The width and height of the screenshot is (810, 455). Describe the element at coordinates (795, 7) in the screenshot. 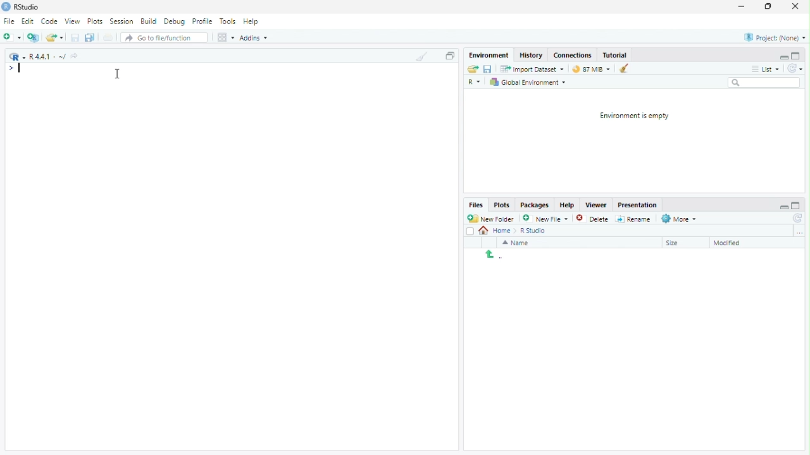

I see `Close` at that location.